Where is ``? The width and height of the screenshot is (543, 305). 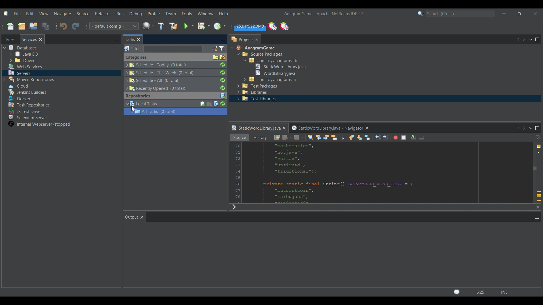  is located at coordinates (317, 137).